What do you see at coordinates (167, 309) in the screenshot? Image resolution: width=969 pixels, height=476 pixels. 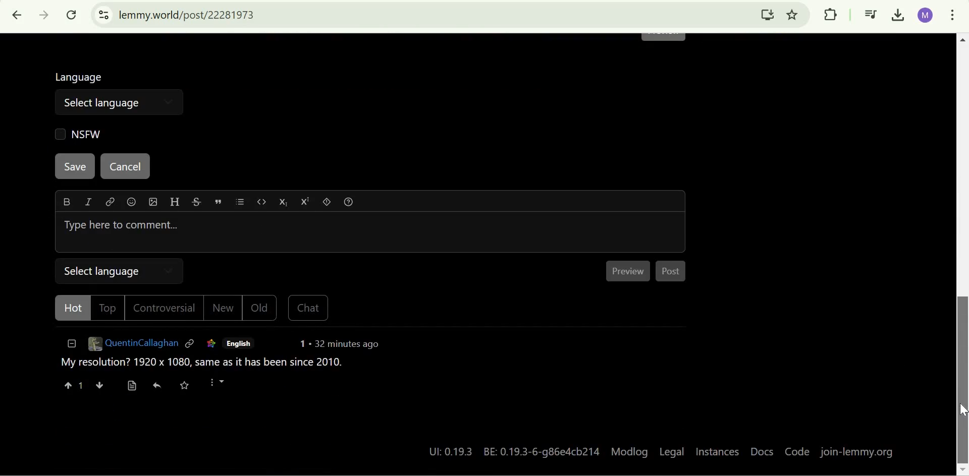 I see `Controversial` at bounding box center [167, 309].